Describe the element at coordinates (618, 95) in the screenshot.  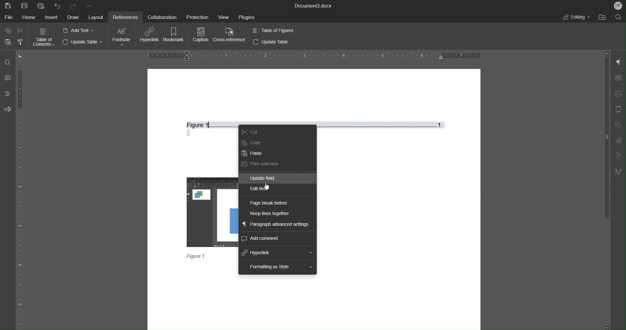
I see `Image Settings` at that location.